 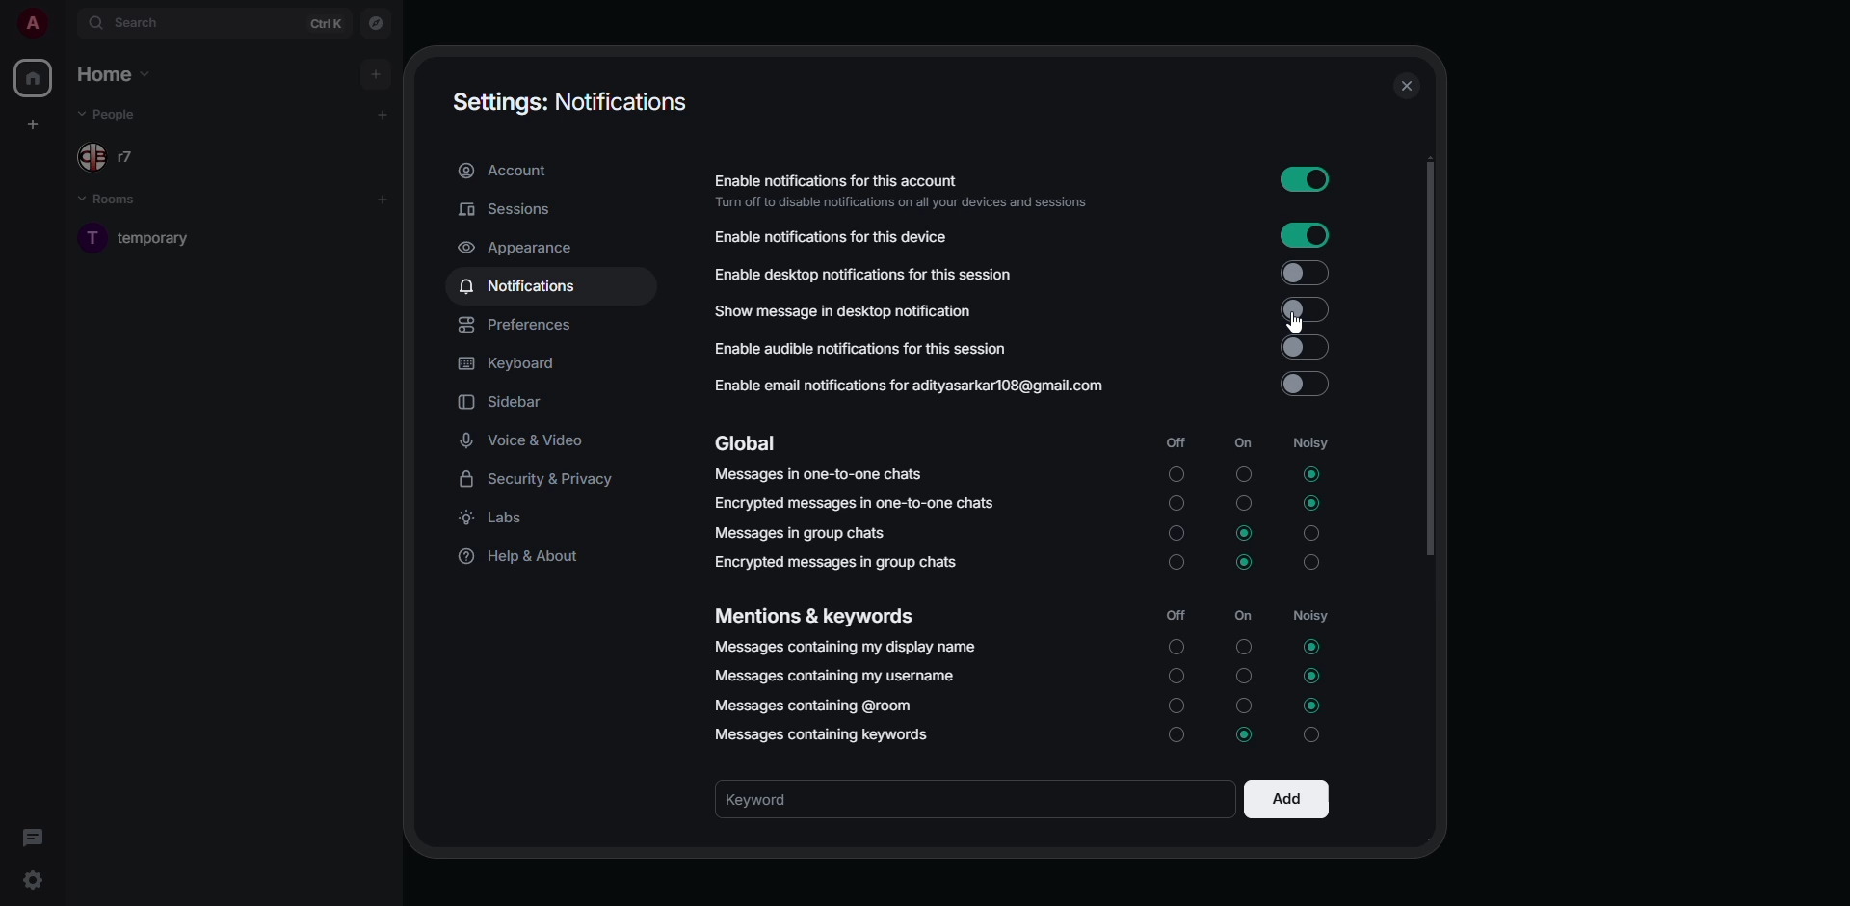 I want to click on expand, so click(x=66, y=22).